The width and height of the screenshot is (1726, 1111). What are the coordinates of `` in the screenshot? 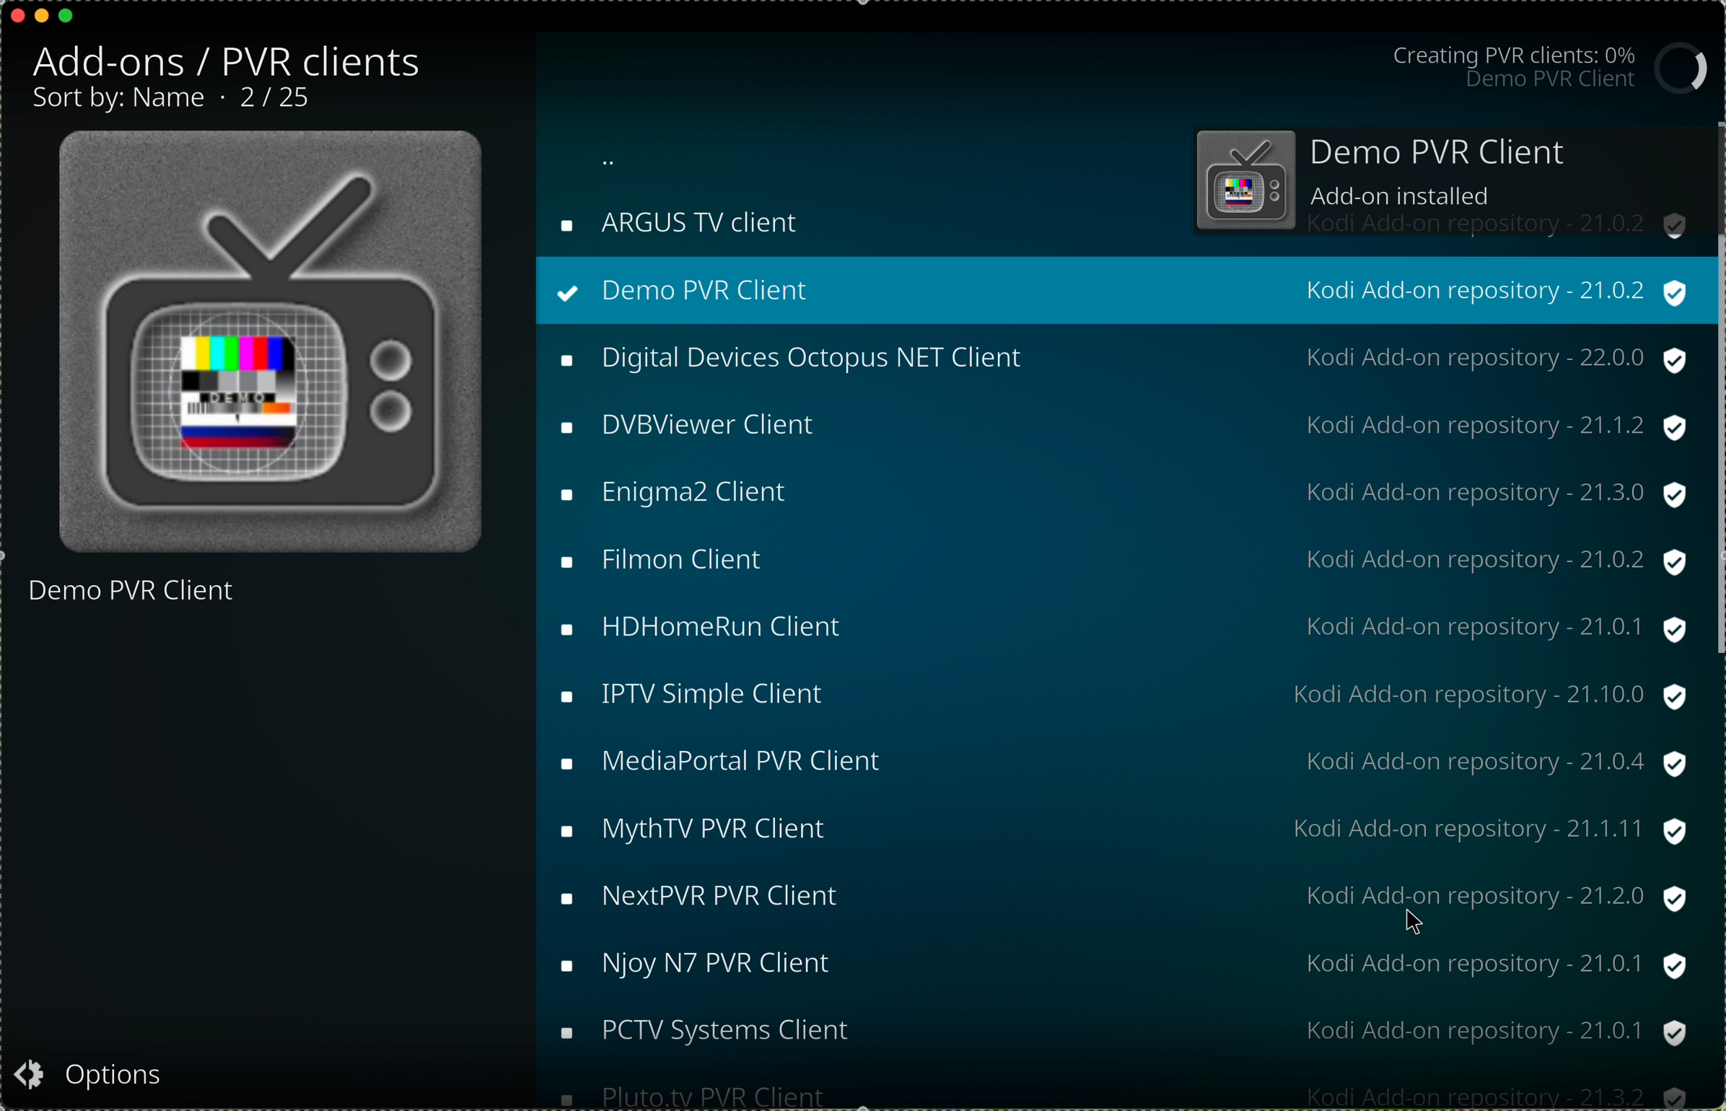 It's located at (1118, 628).